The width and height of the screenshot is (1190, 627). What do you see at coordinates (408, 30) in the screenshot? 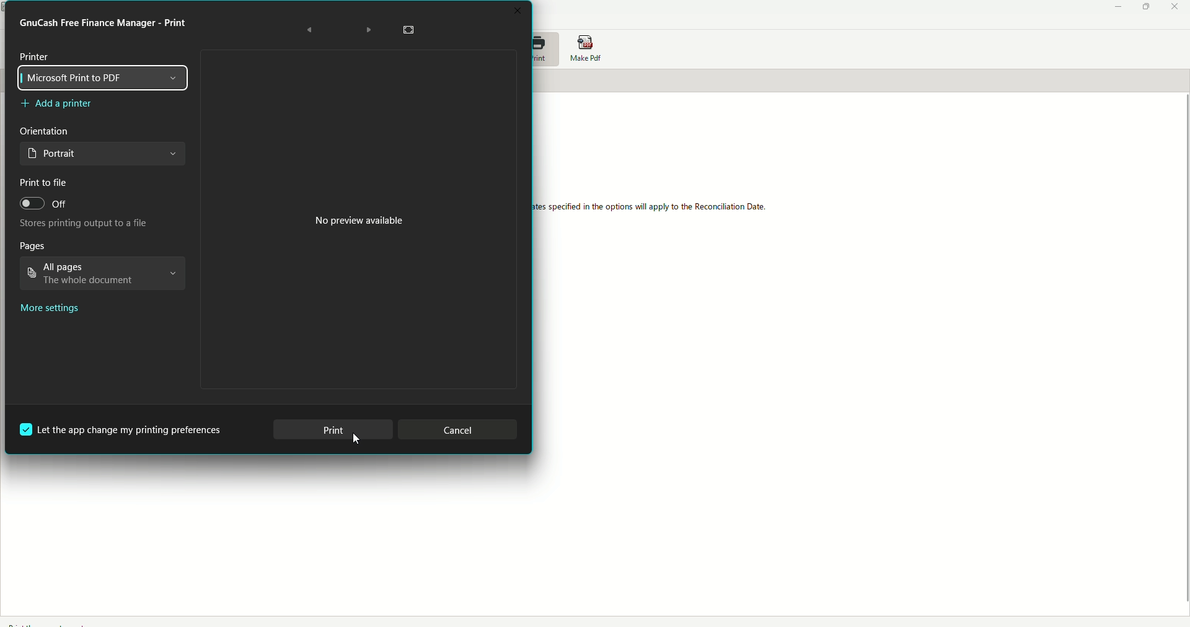
I see `Fullscreen` at bounding box center [408, 30].